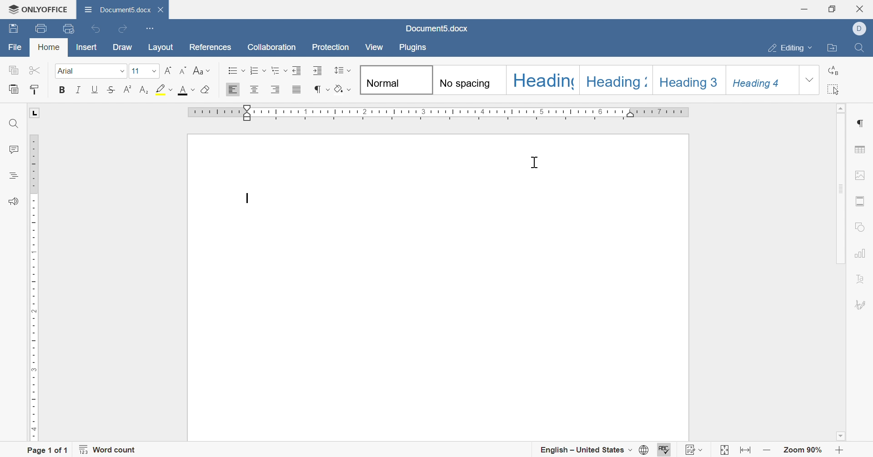 The width and height of the screenshot is (873, 457). What do you see at coordinates (280, 71) in the screenshot?
I see `multilevel list` at bounding box center [280, 71].